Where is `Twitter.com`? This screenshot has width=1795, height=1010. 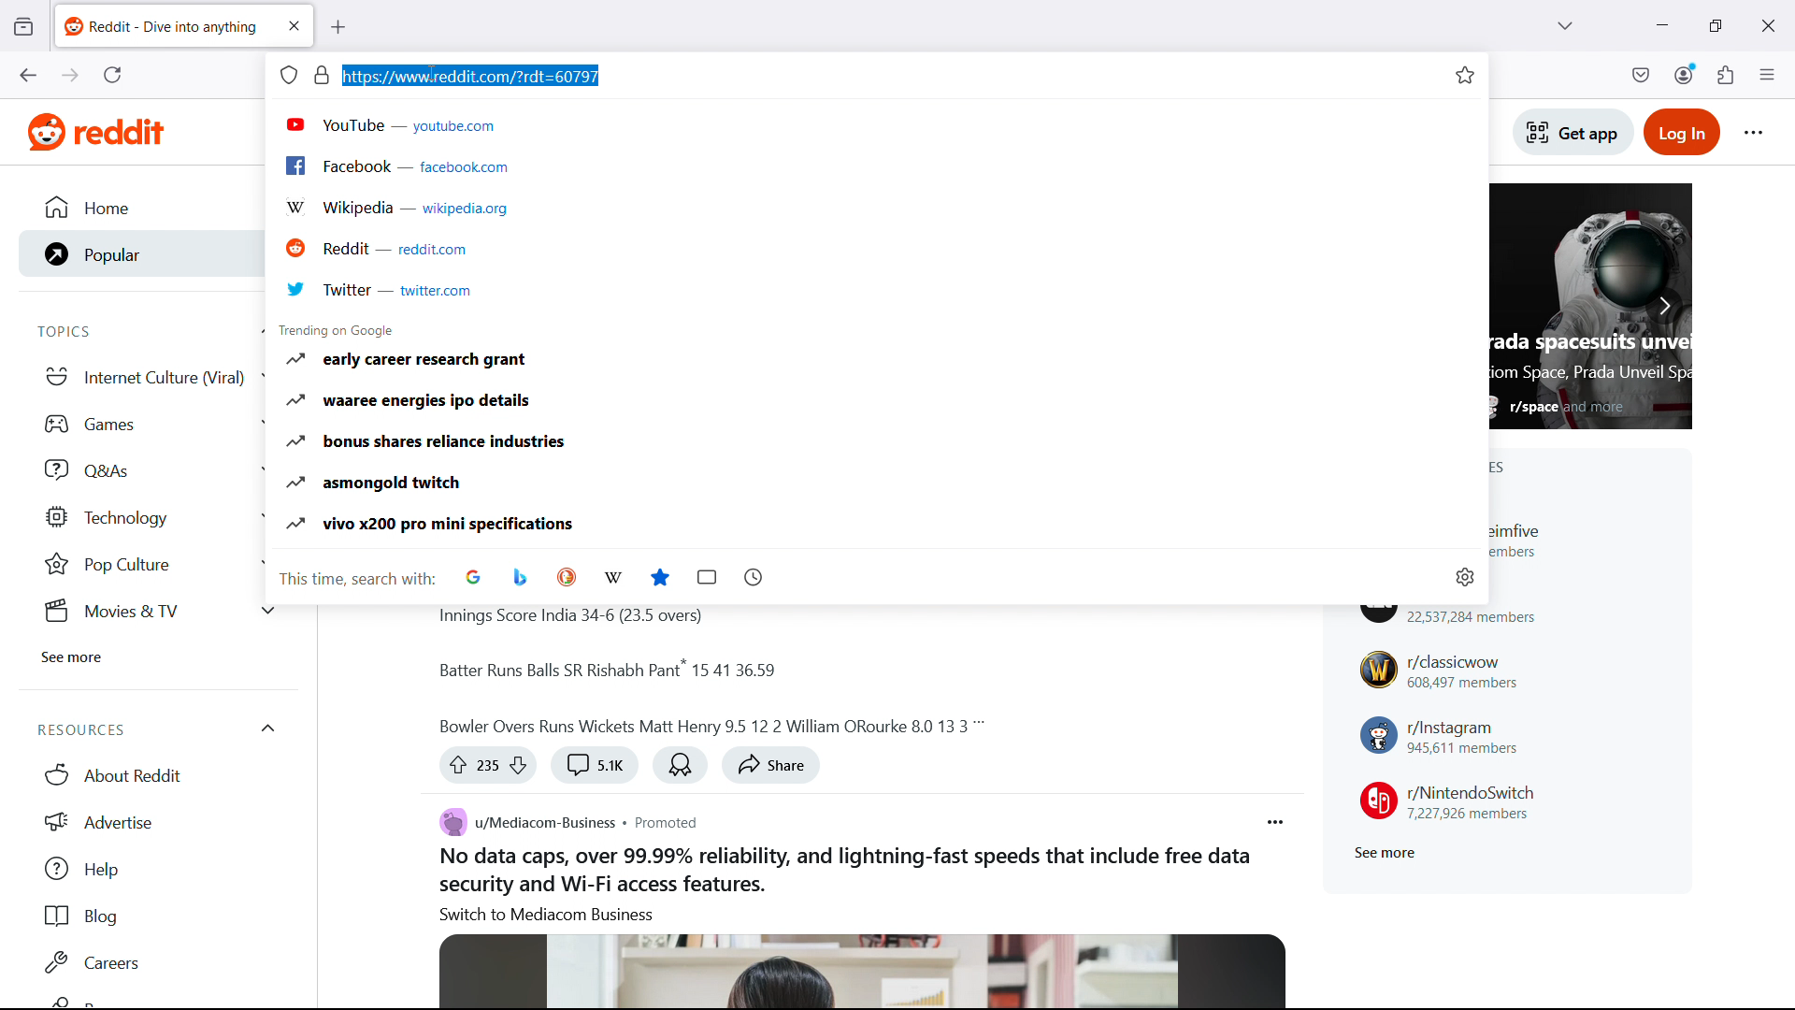
Twitter.com is located at coordinates (879, 291).